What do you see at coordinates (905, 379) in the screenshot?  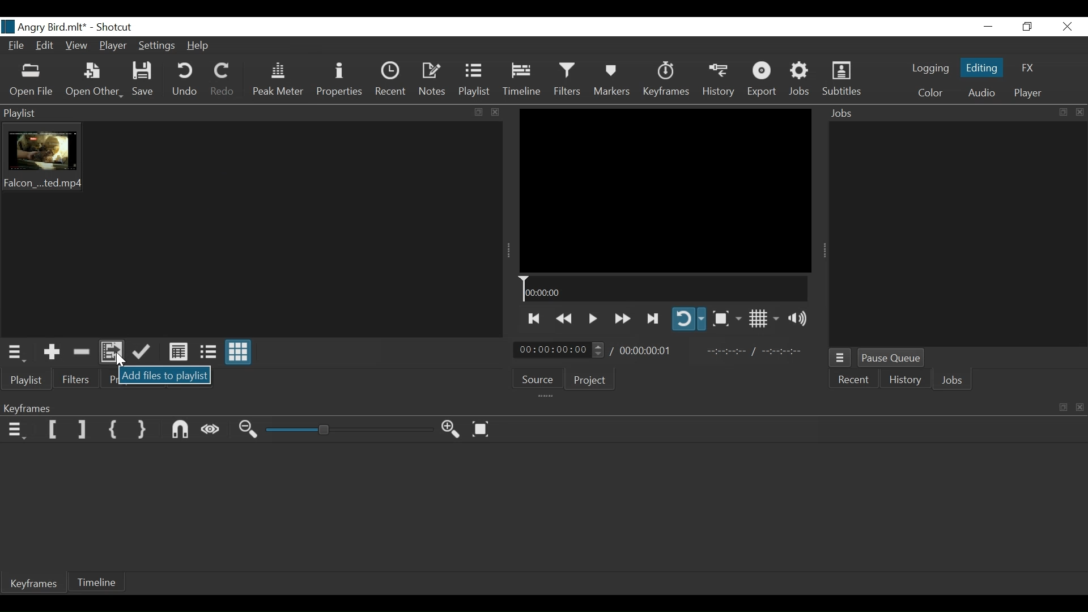 I see `History` at bounding box center [905, 379].